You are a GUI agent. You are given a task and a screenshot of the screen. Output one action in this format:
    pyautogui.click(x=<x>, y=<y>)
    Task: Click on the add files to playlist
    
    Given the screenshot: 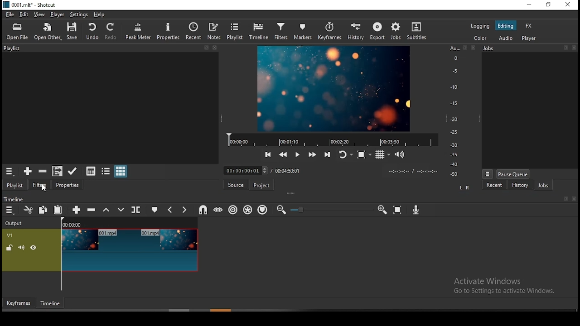 What is the action you would take?
    pyautogui.click(x=57, y=171)
    